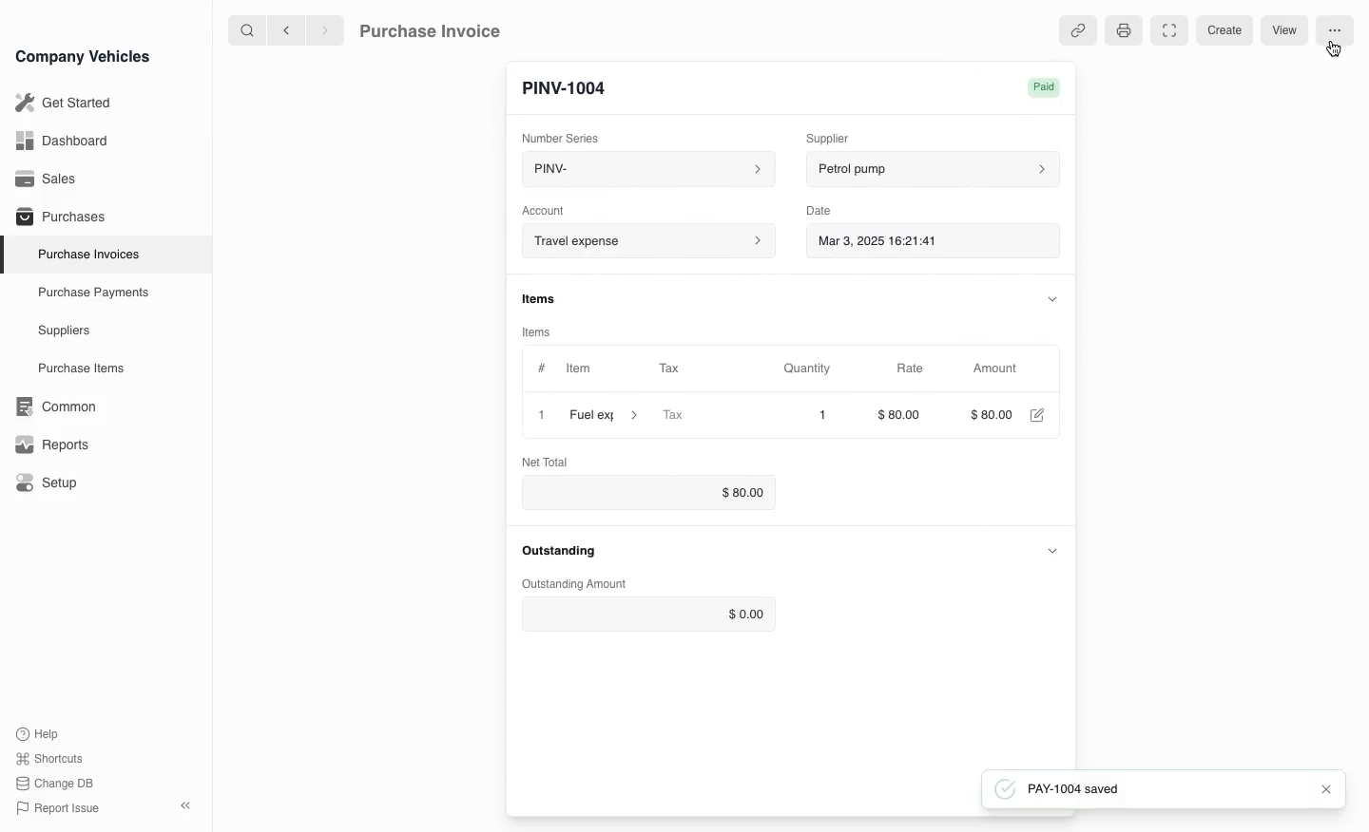 The width and height of the screenshot is (1369, 832). Describe the element at coordinates (47, 179) in the screenshot. I see `Sales` at that location.